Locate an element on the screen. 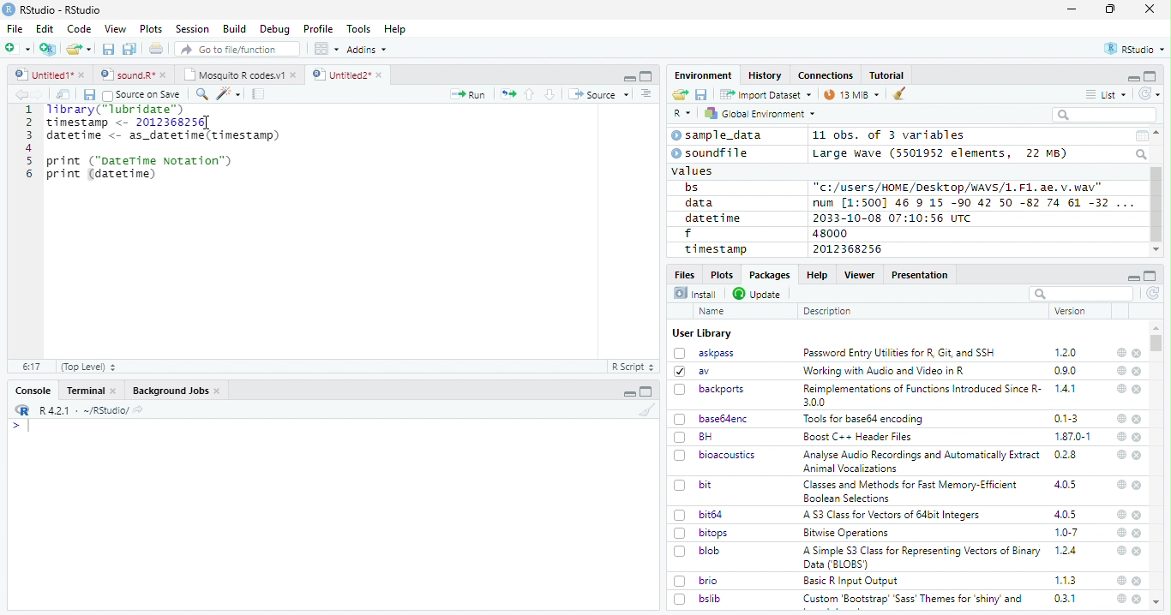 This screenshot has width=1171, height=615. Compile report is located at coordinates (259, 94).